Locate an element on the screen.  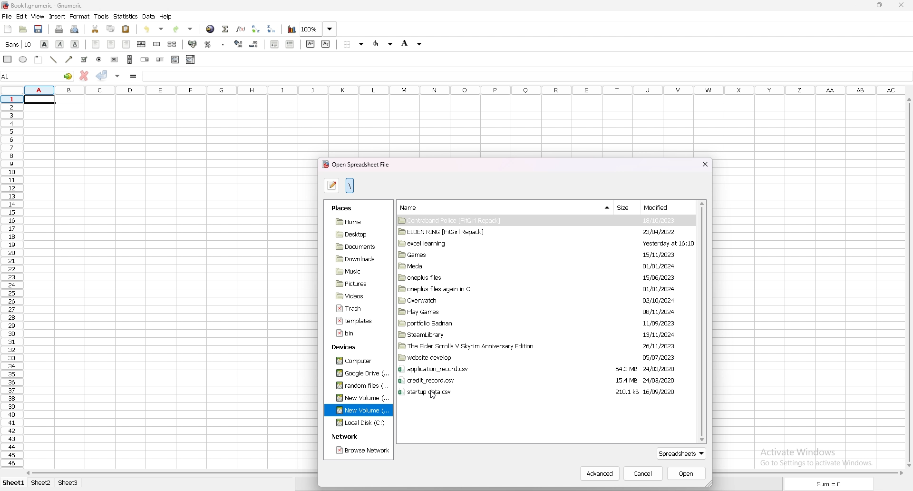
open is located at coordinates (23, 29).